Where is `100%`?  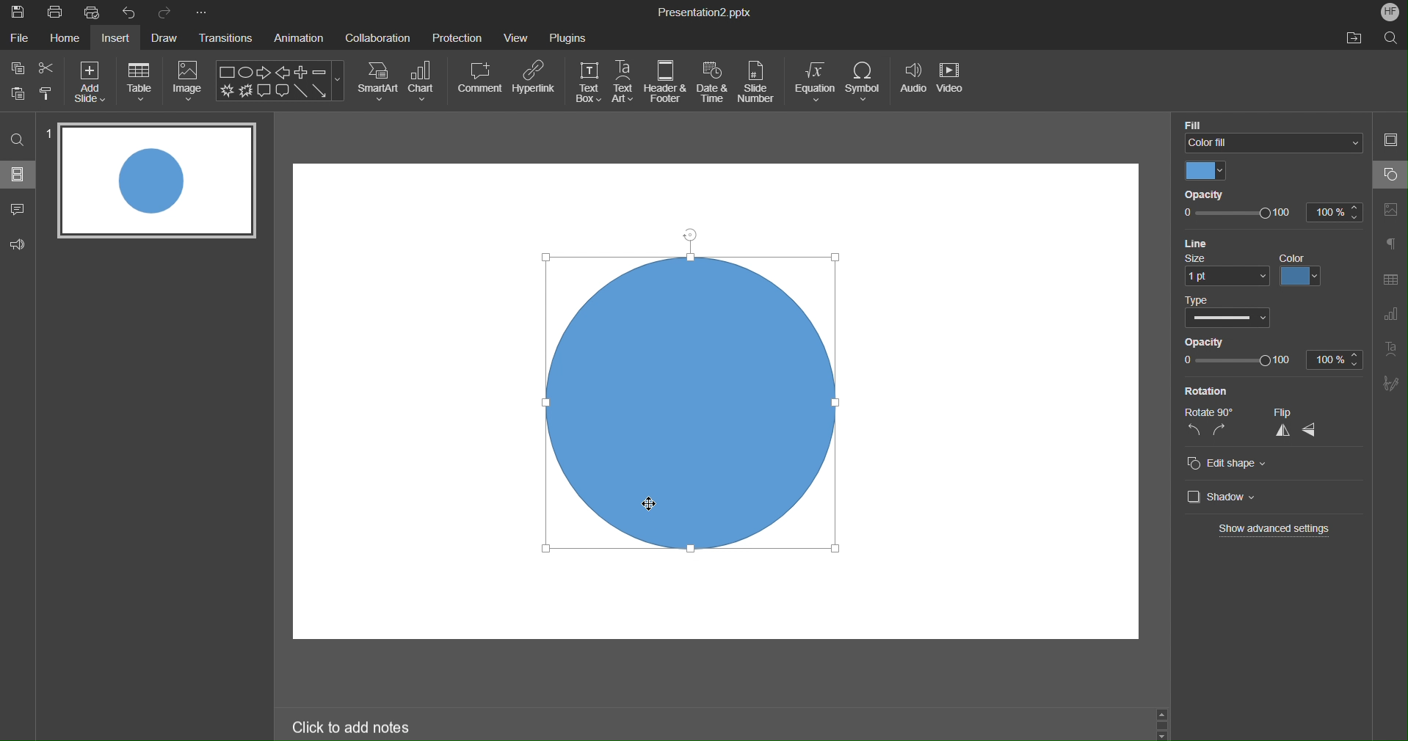
100% is located at coordinates (1335, 359).